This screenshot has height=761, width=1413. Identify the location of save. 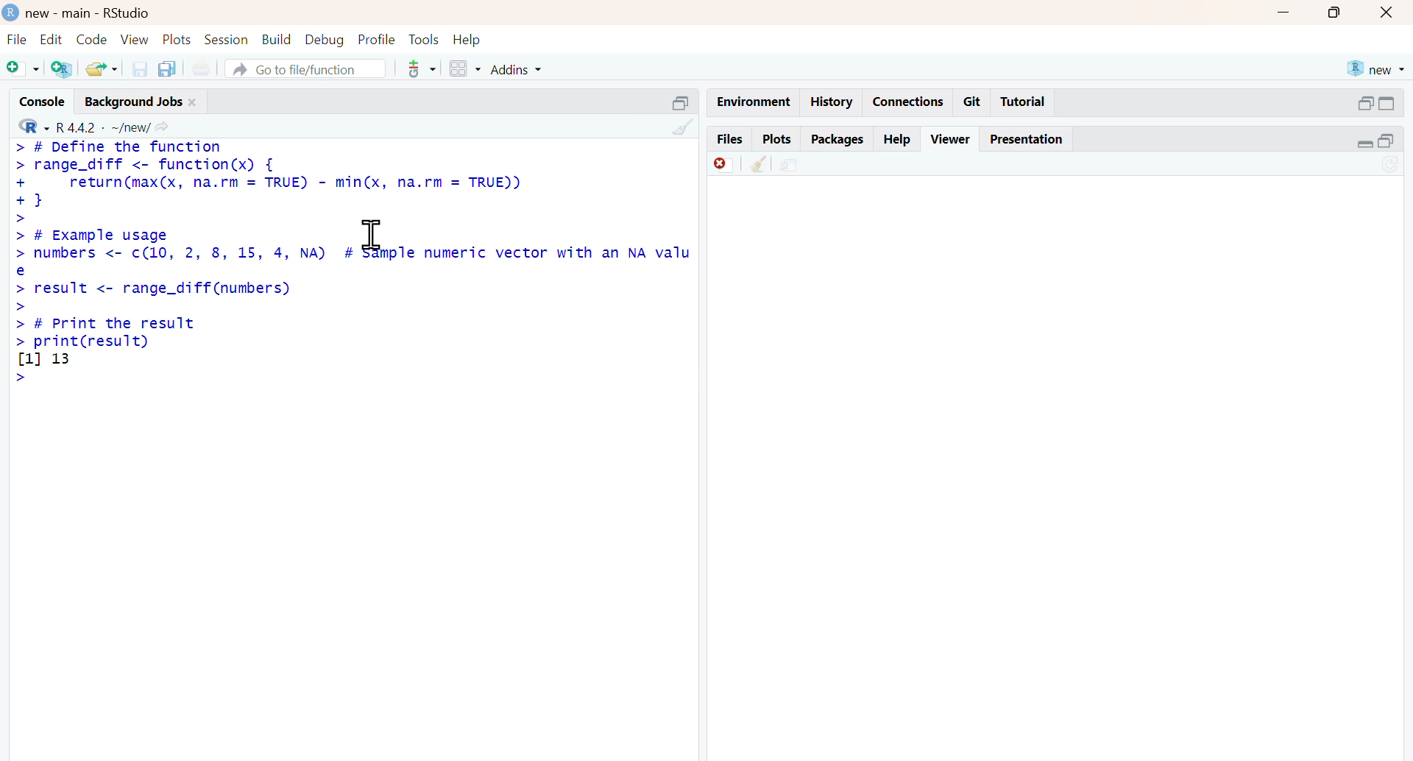
(141, 69).